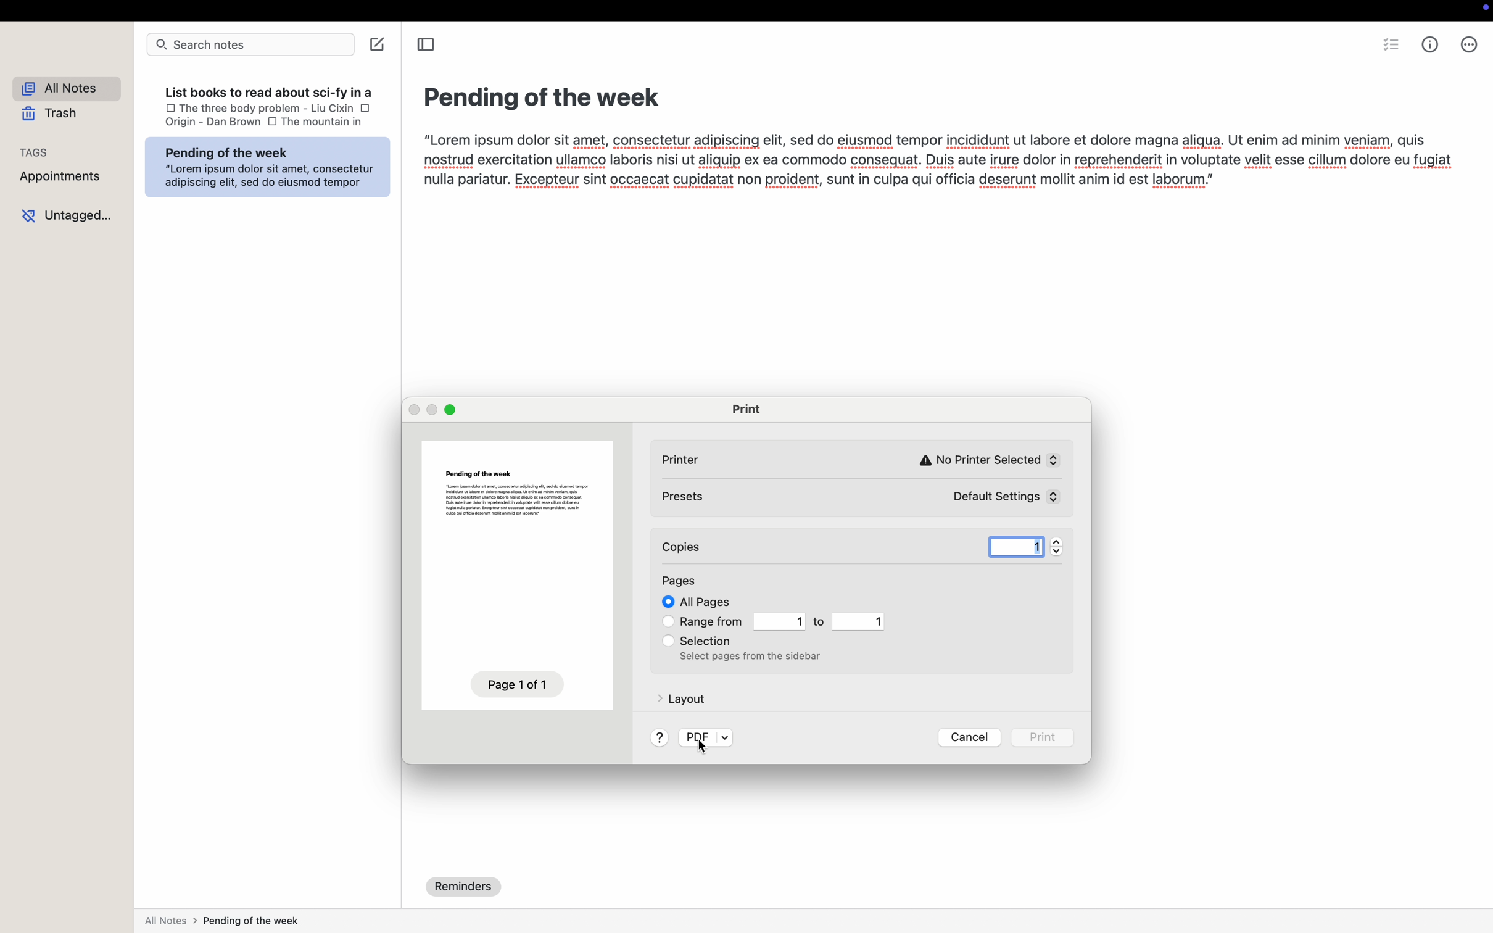 The height and width of the screenshot is (933, 1493). Describe the element at coordinates (415, 409) in the screenshot. I see `disable close popup` at that location.